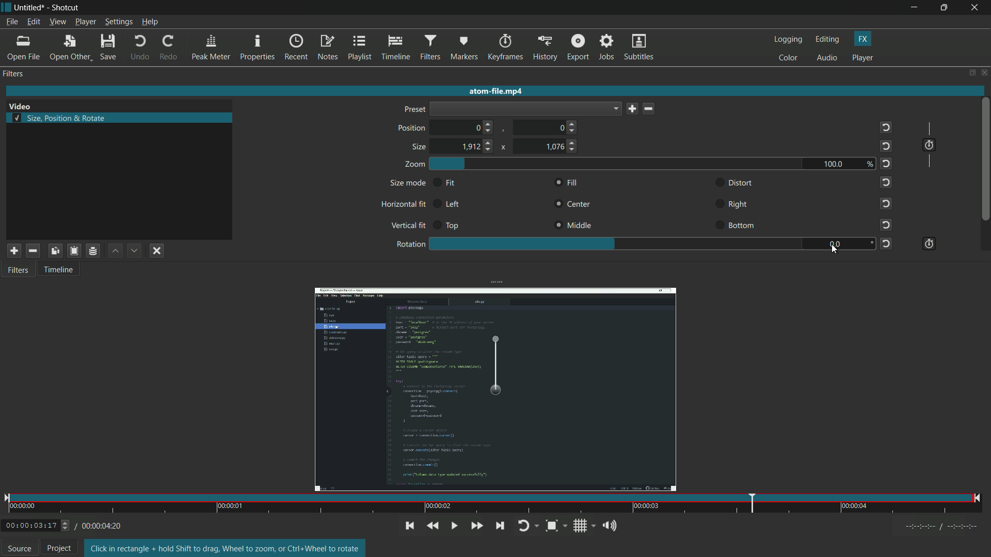 This screenshot has height=557, width=991. What do you see at coordinates (581, 526) in the screenshot?
I see `toggle grid` at bounding box center [581, 526].